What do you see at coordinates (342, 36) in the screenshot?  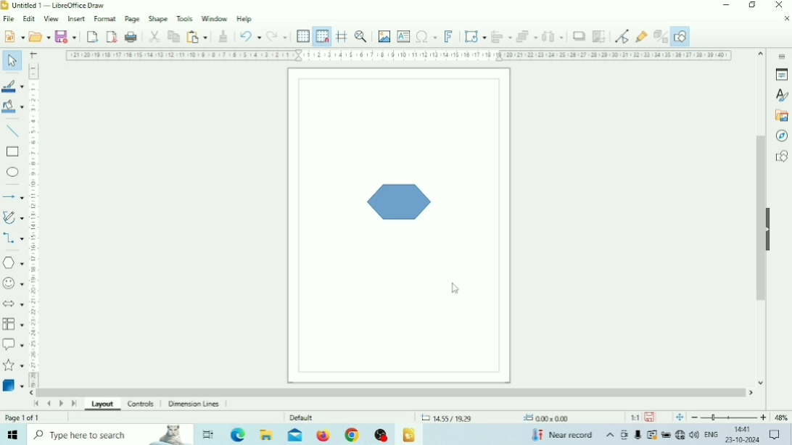 I see `Helplines While Moving` at bounding box center [342, 36].